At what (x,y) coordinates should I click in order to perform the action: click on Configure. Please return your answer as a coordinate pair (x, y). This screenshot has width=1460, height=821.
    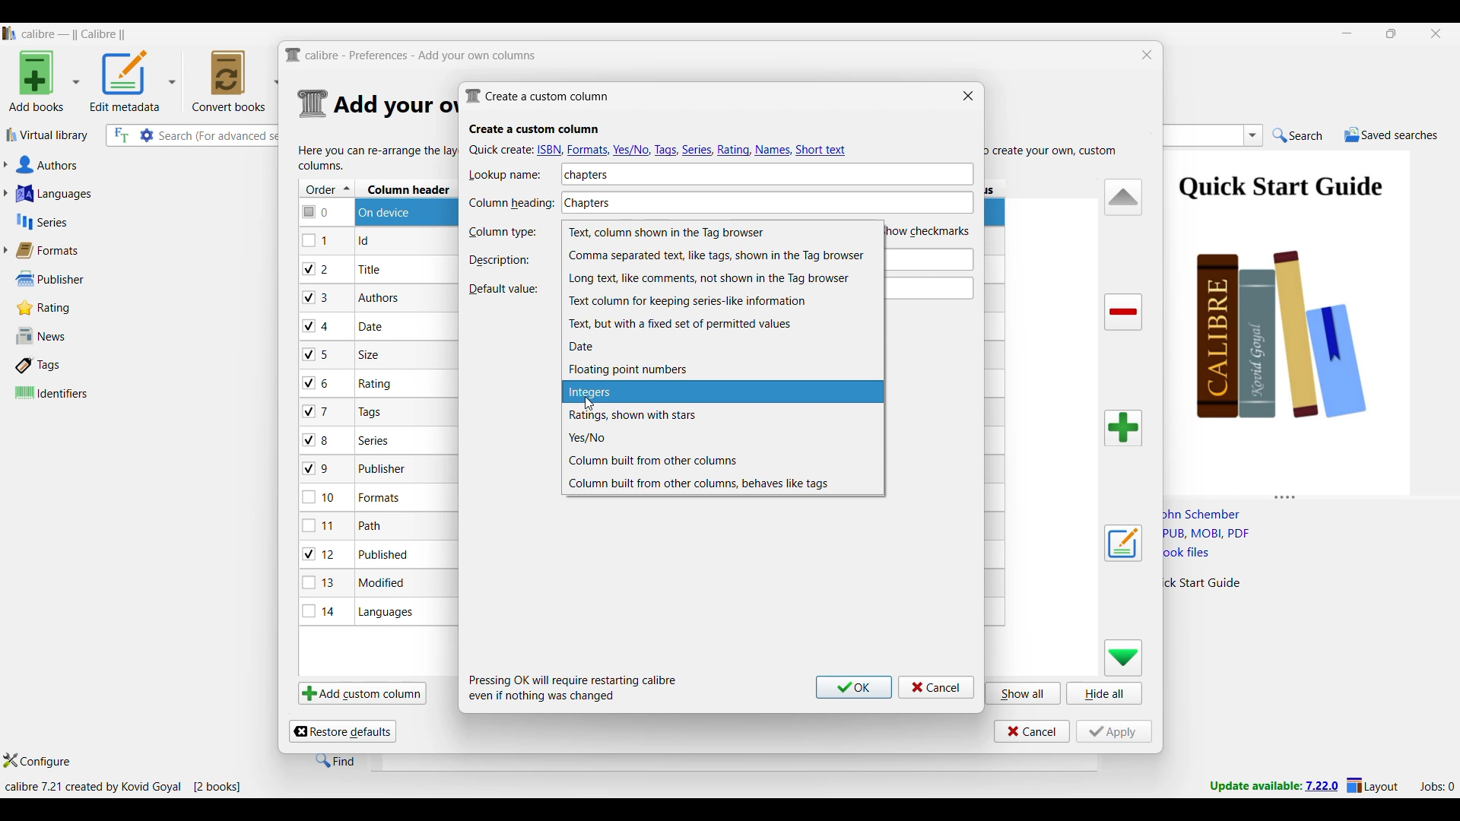
    Looking at the image, I should click on (37, 760).